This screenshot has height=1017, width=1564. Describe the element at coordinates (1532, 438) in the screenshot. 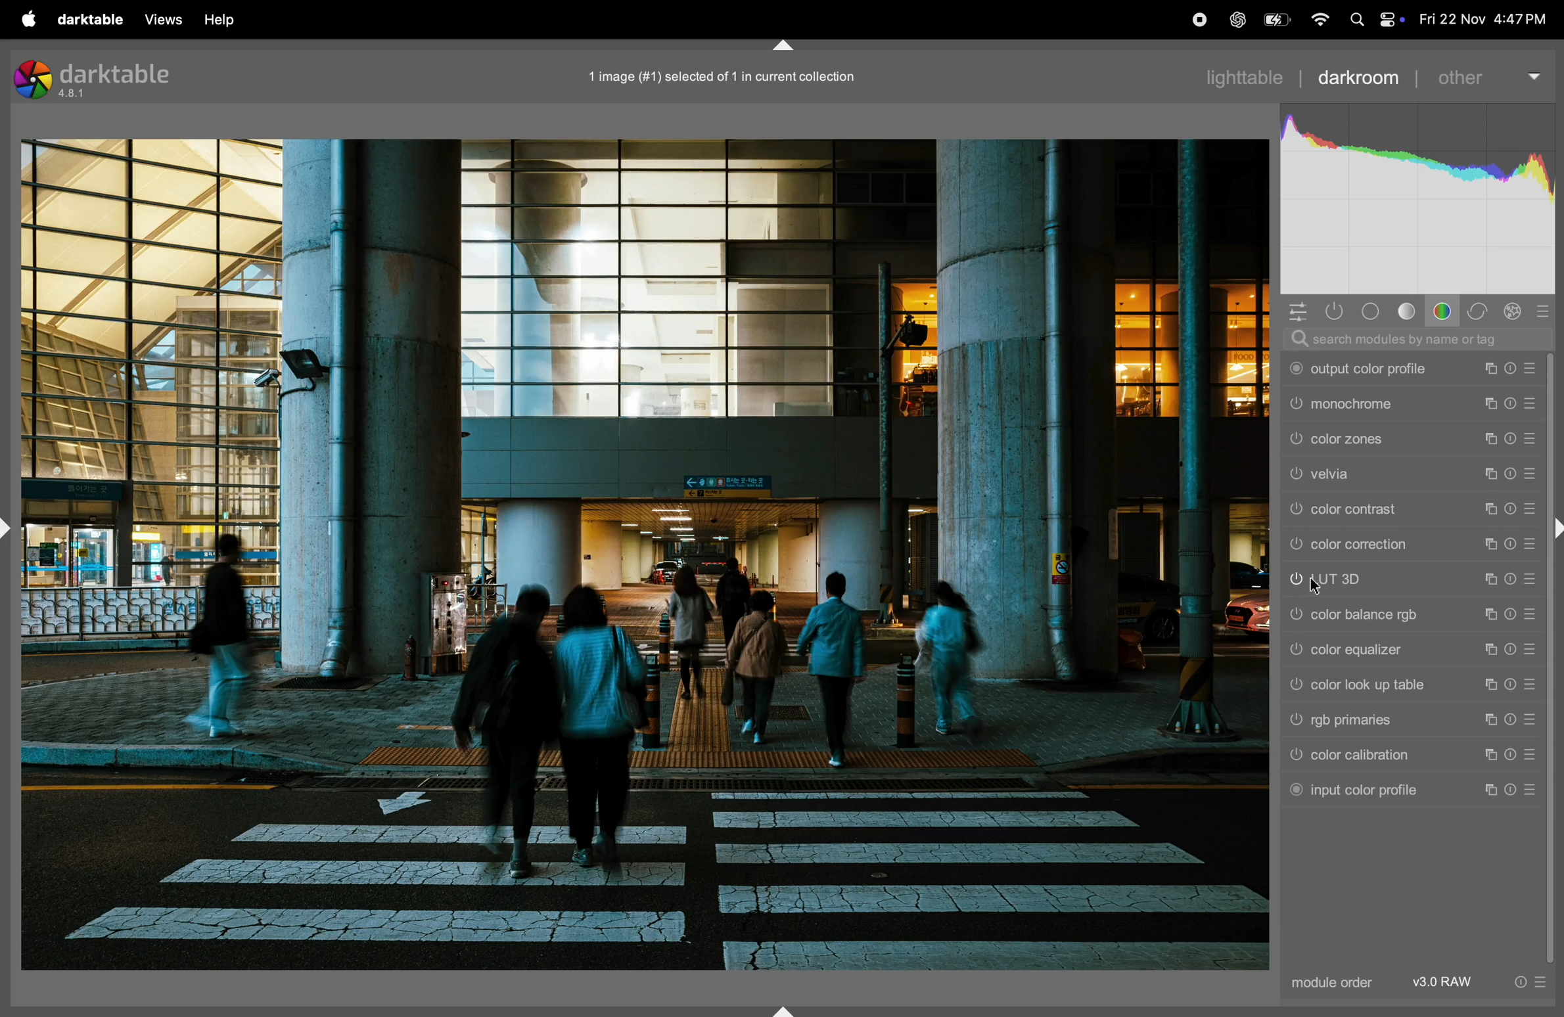

I see `presets` at that location.